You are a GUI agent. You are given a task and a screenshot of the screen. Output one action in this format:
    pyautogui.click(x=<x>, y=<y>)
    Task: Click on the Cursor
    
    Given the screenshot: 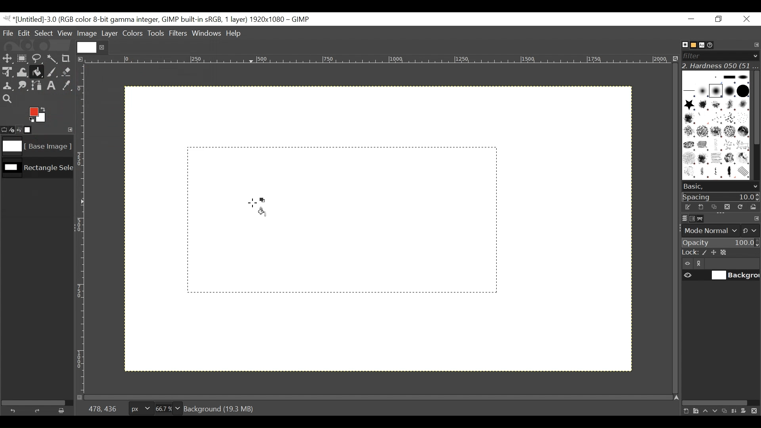 What is the action you would take?
    pyautogui.click(x=251, y=203)
    